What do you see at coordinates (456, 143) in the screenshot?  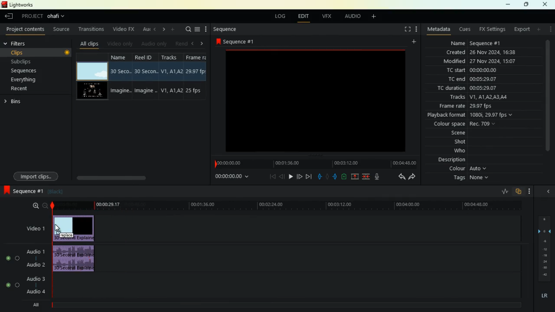 I see `shot` at bounding box center [456, 143].